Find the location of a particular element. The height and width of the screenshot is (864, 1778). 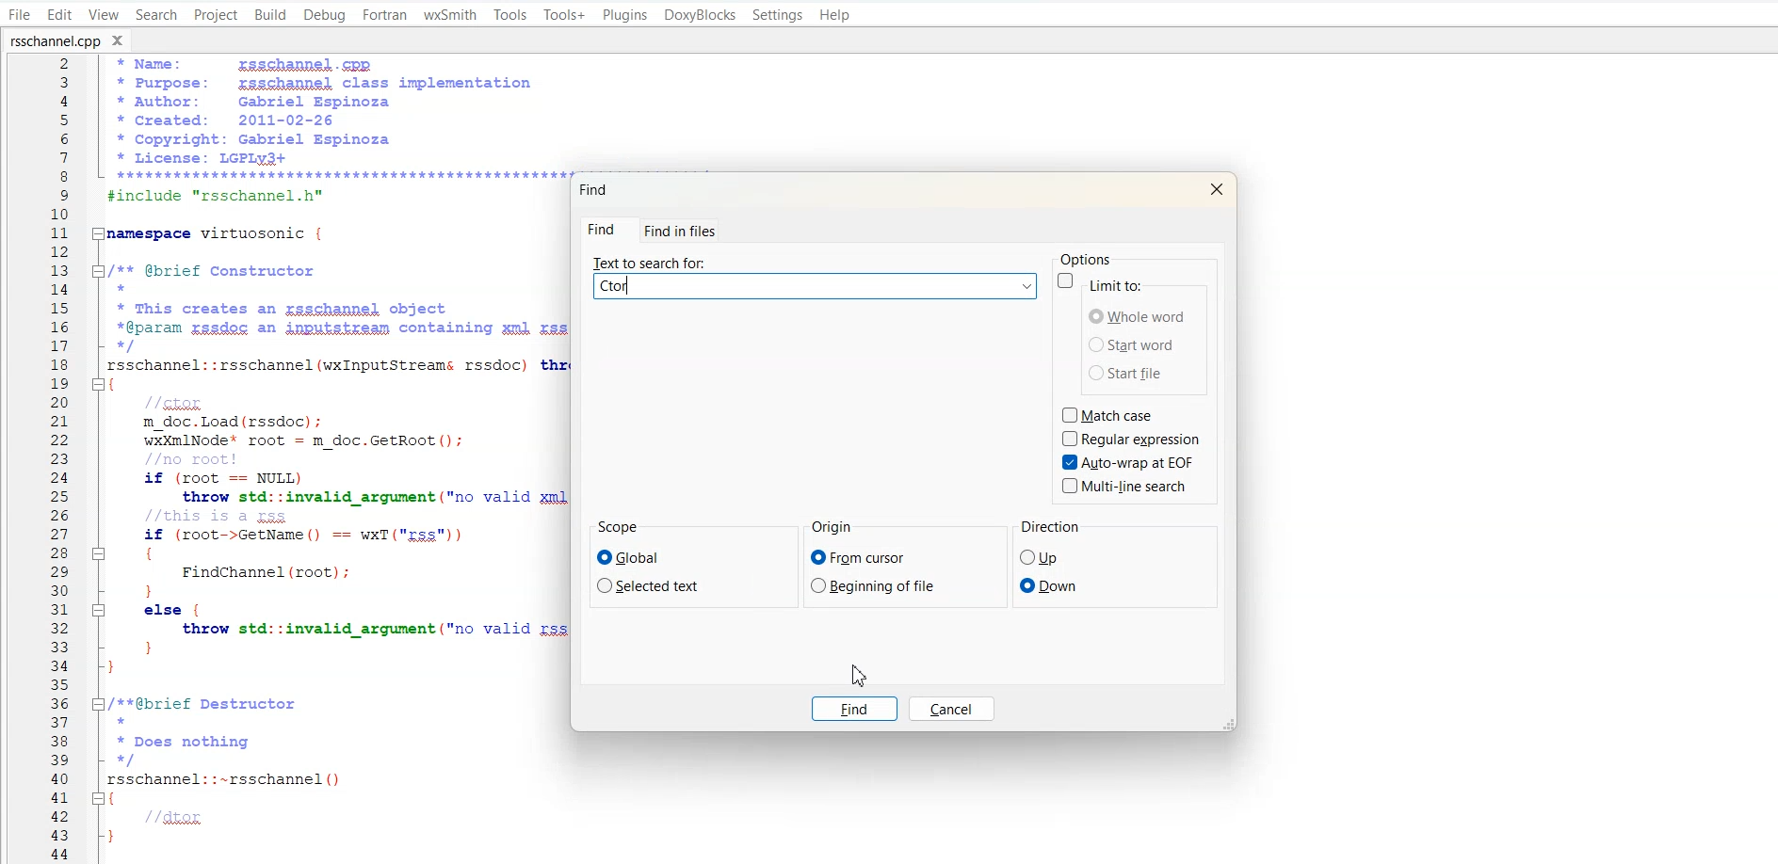

Collapse is located at coordinates (100, 611).